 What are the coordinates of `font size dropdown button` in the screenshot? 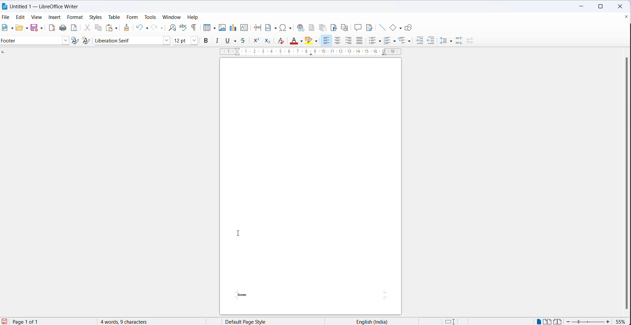 It's located at (194, 40).